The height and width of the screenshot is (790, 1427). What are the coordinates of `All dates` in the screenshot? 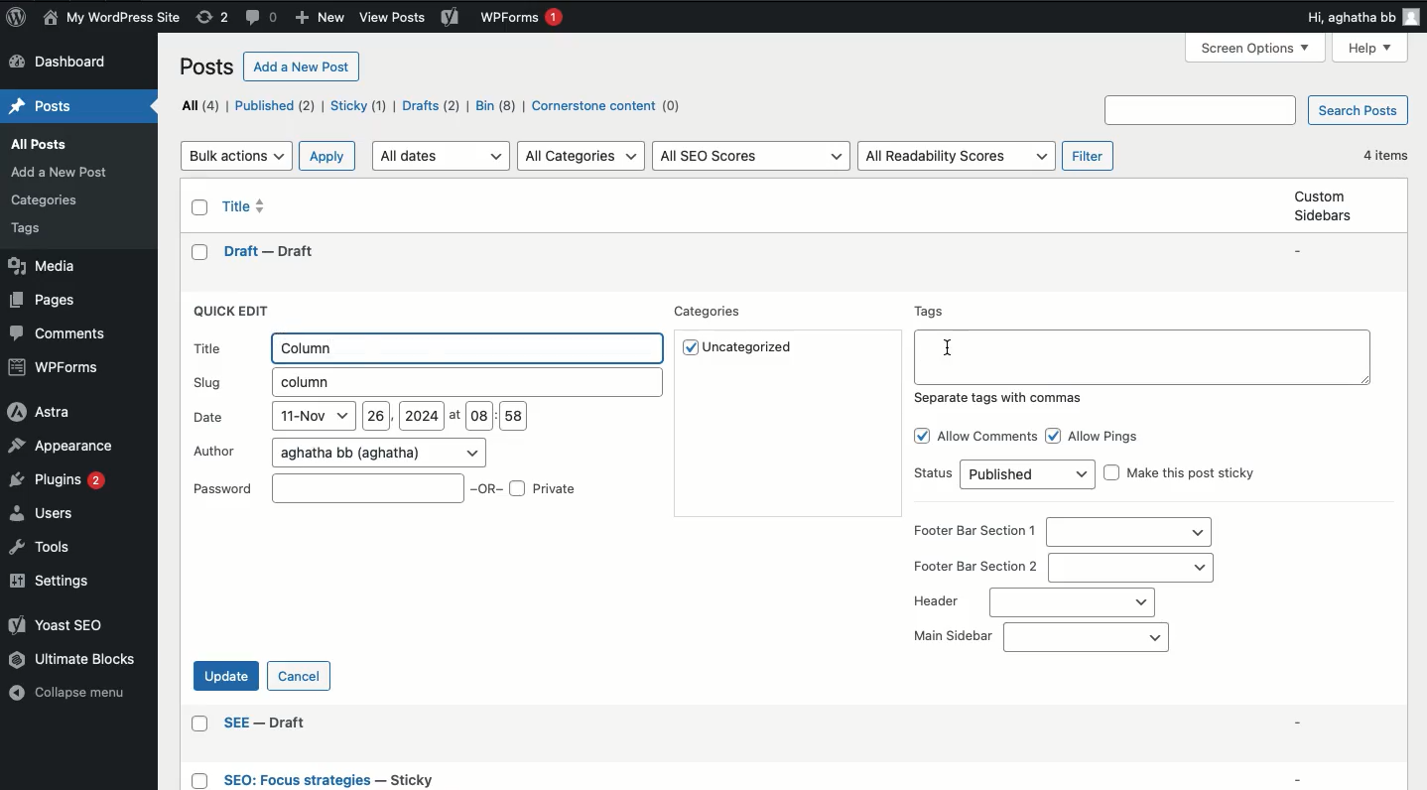 It's located at (444, 155).